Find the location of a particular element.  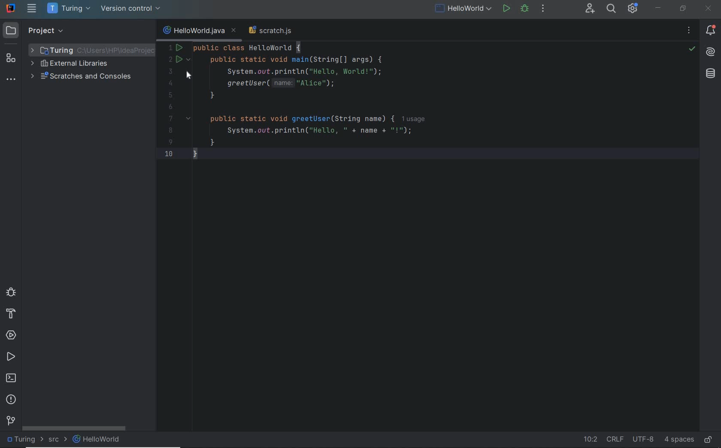

file encoding is located at coordinates (642, 439).